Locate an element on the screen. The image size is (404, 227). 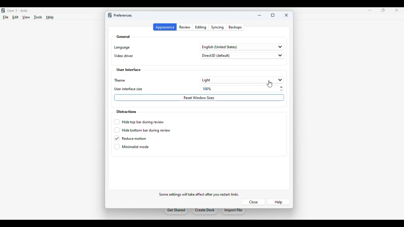
general is located at coordinates (123, 37).